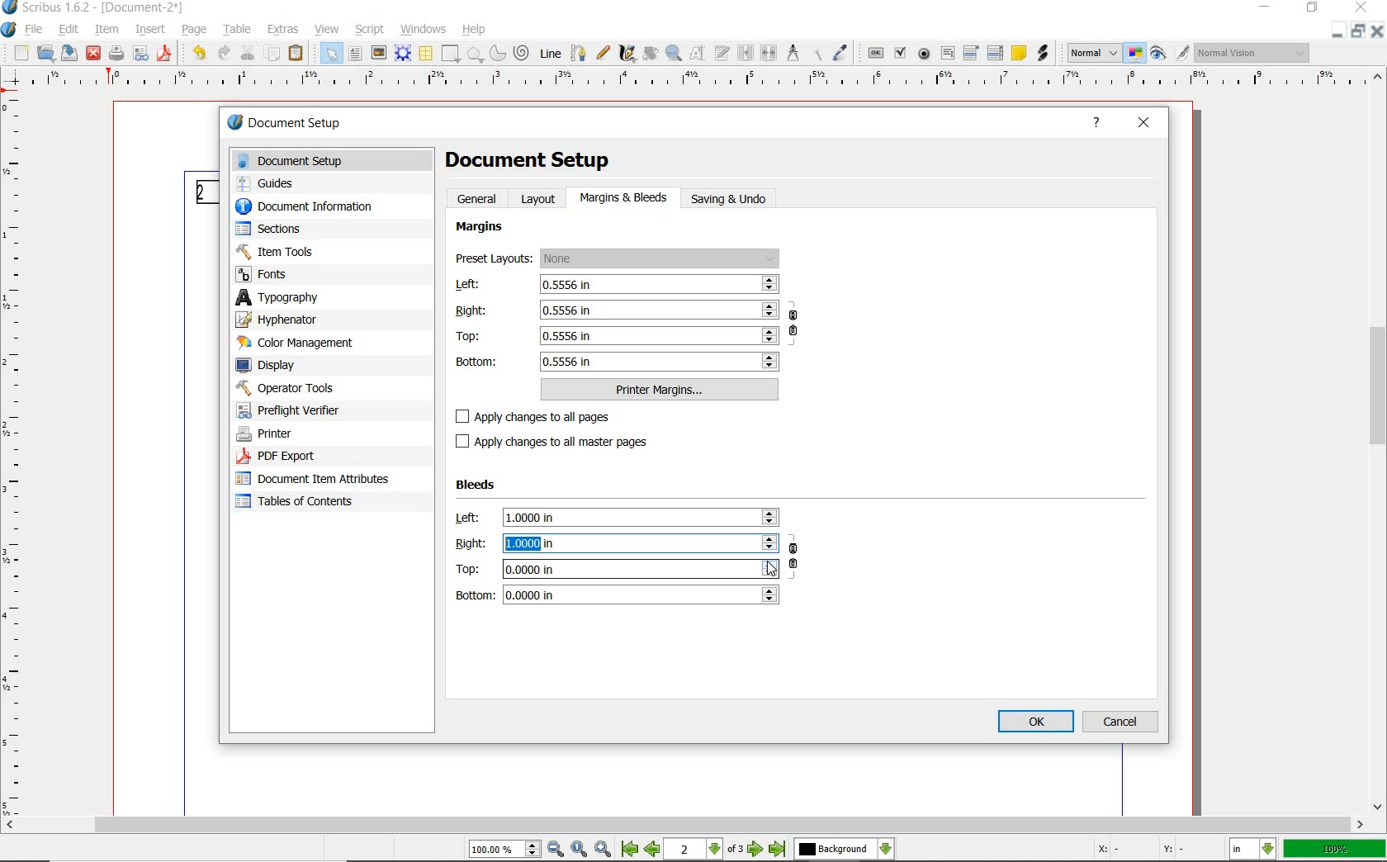 The width and height of the screenshot is (1387, 862). Describe the element at coordinates (449, 54) in the screenshot. I see `shape` at that location.